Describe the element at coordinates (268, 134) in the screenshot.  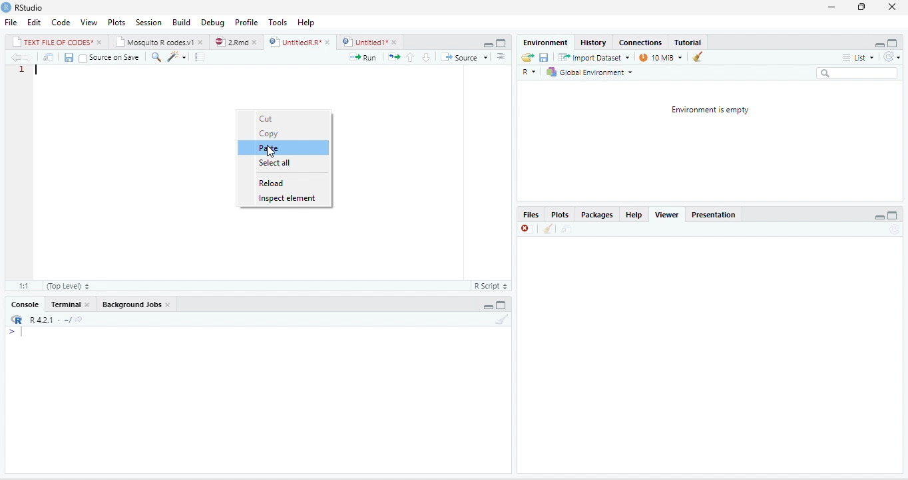
I see `copy` at that location.